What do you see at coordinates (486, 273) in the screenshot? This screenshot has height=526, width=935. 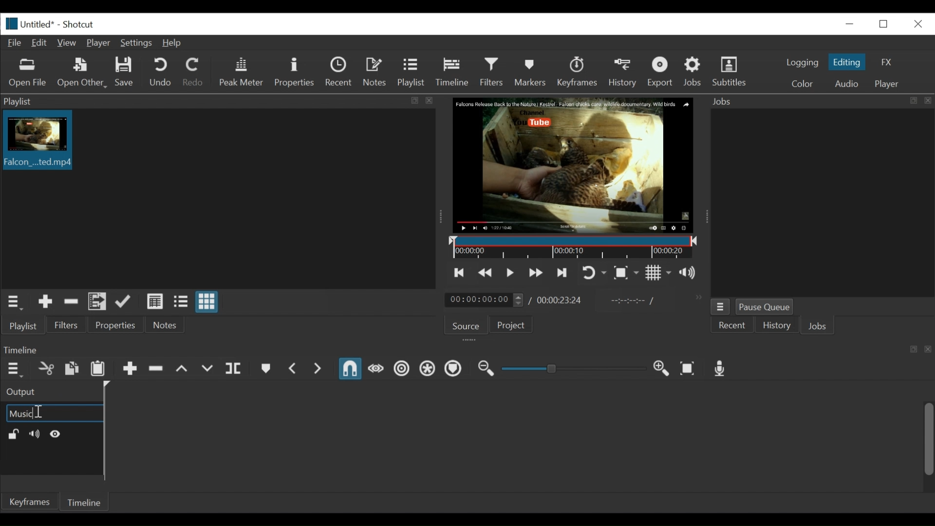 I see `Play quickly backward` at bounding box center [486, 273].